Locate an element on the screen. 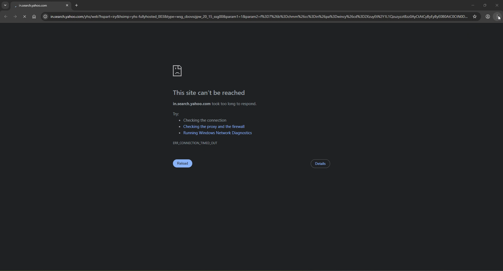 Image resolution: width=503 pixels, height=271 pixels. ERR_CONNECTION_TIMED_OUT is located at coordinates (195, 143).